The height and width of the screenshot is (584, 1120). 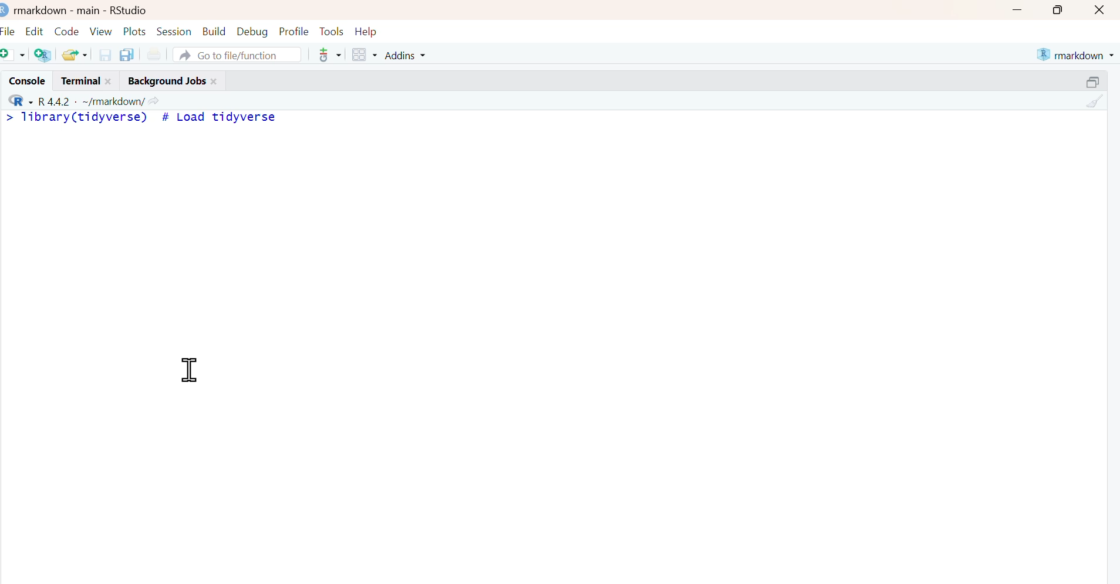 I want to click on Help, so click(x=370, y=30).